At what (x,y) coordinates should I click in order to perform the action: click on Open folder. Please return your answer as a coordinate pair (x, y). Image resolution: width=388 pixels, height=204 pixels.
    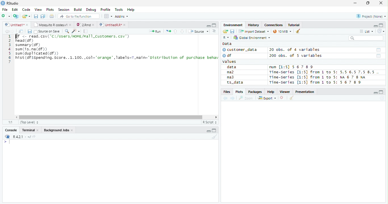
    Looking at the image, I should click on (225, 32).